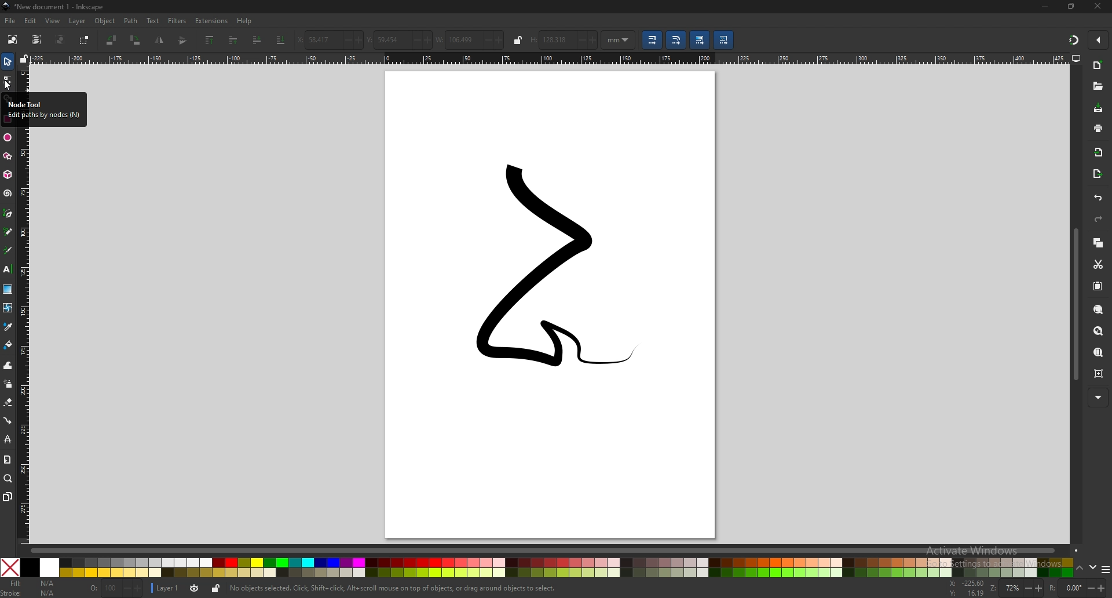 This screenshot has width=1112, height=598. What do you see at coordinates (210, 41) in the screenshot?
I see `raise selection to top` at bounding box center [210, 41].